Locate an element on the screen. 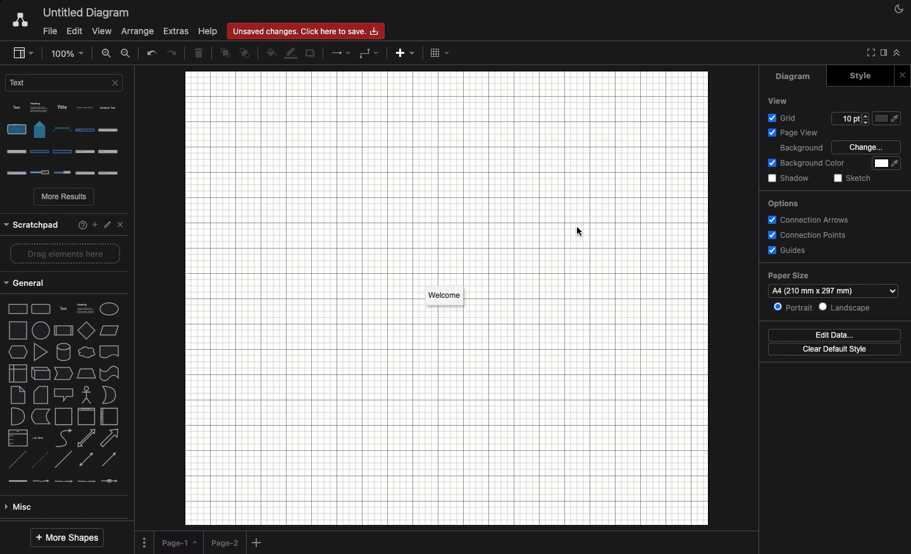  Text is located at coordinates (66, 86).